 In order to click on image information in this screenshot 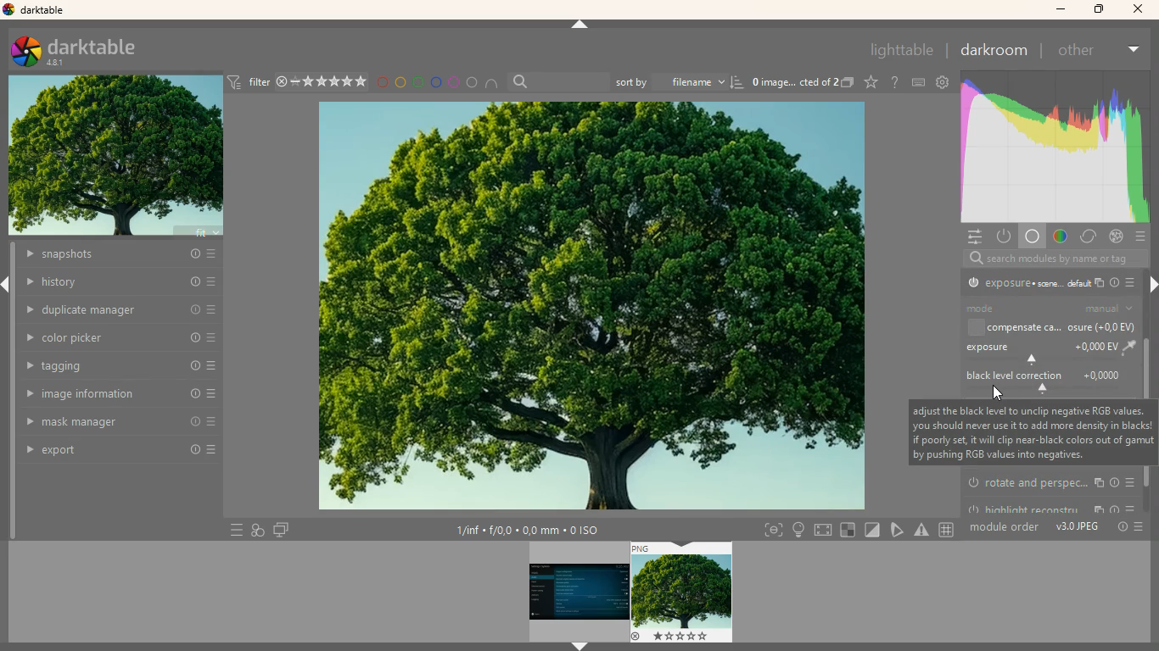, I will do `click(118, 395)`.